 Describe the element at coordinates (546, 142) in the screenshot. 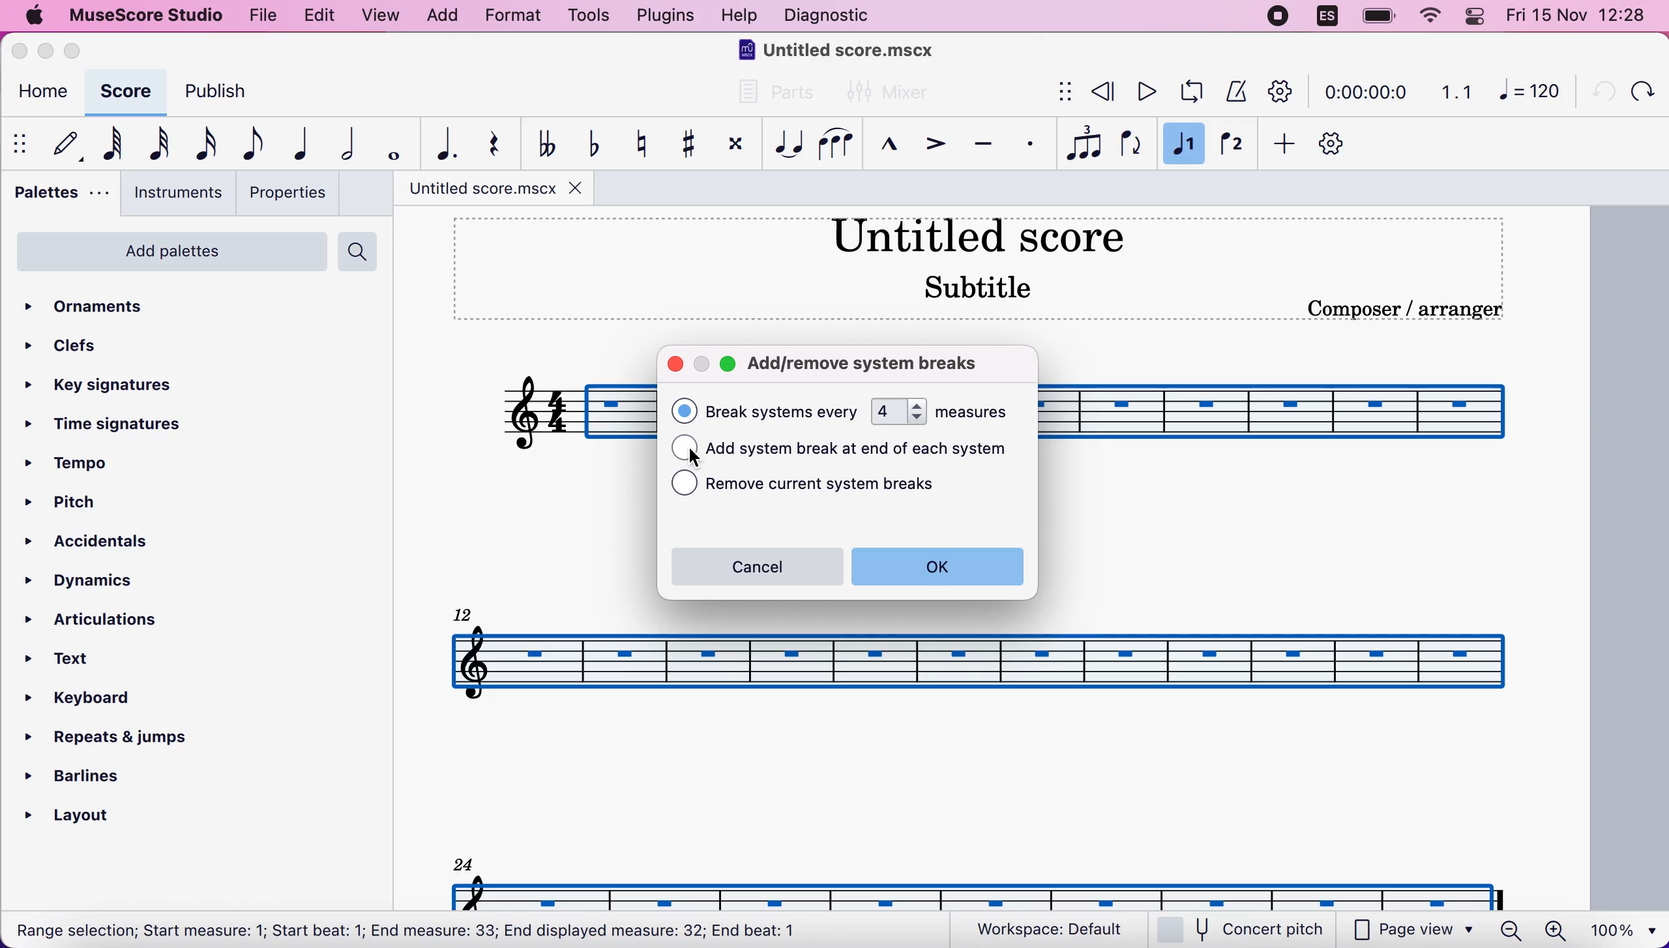

I see `toggle double flat` at that location.